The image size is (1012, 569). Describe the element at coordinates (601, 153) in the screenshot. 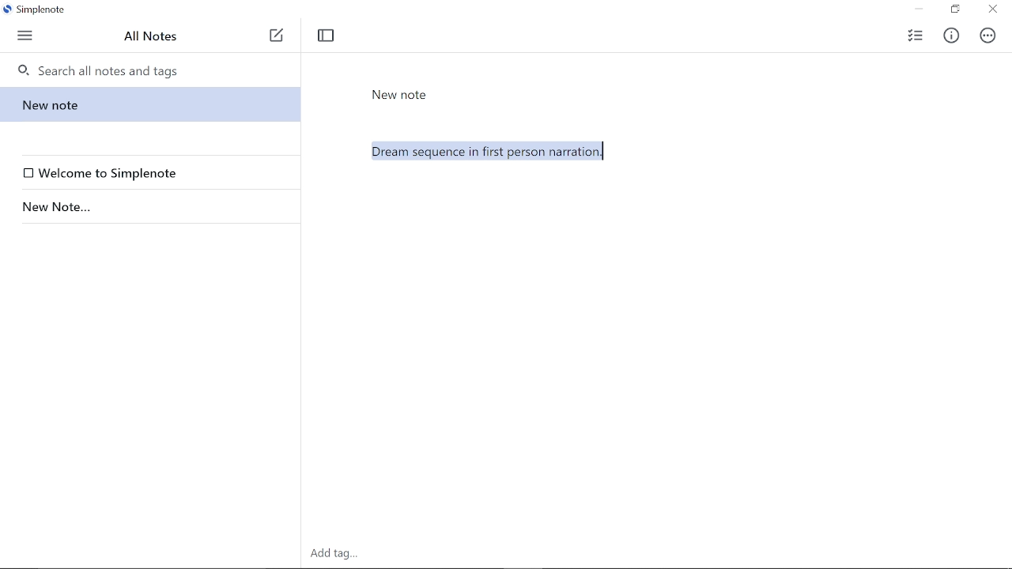

I see `Cursor` at that location.